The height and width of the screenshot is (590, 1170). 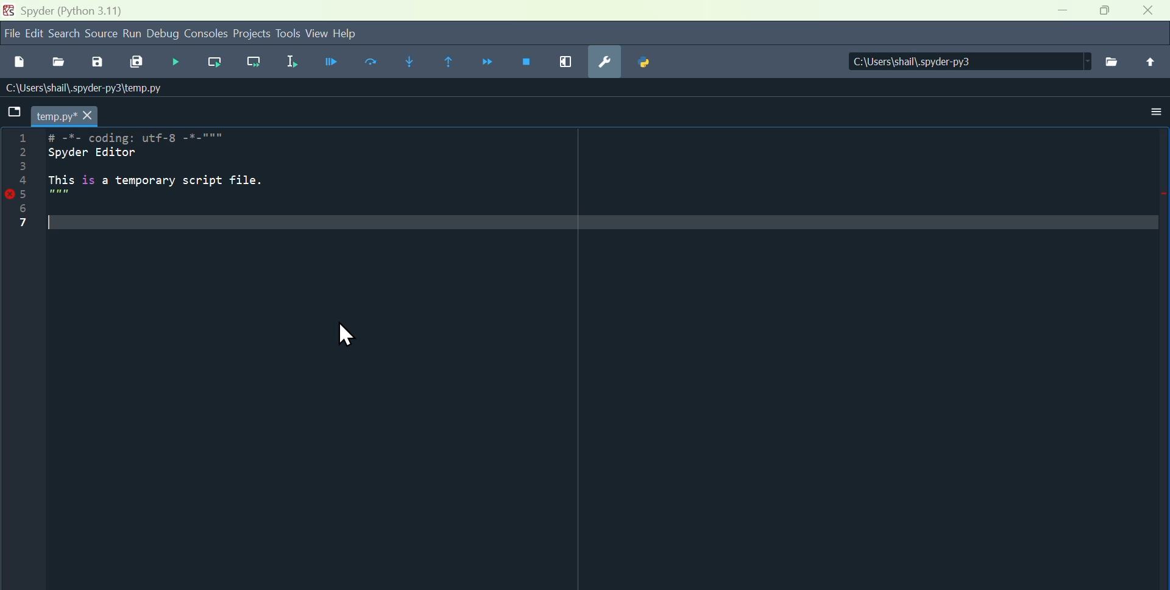 I want to click on spyder (Python 3.11), so click(x=80, y=10).